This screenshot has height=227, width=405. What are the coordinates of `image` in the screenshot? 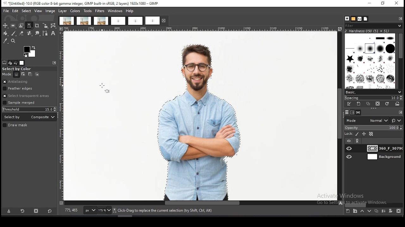 It's located at (197, 116).